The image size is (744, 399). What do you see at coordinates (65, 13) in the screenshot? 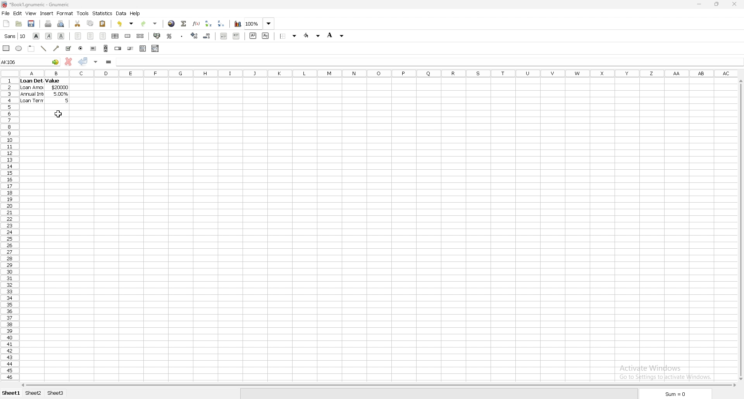
I see `format` at bounding box center [65, 13].